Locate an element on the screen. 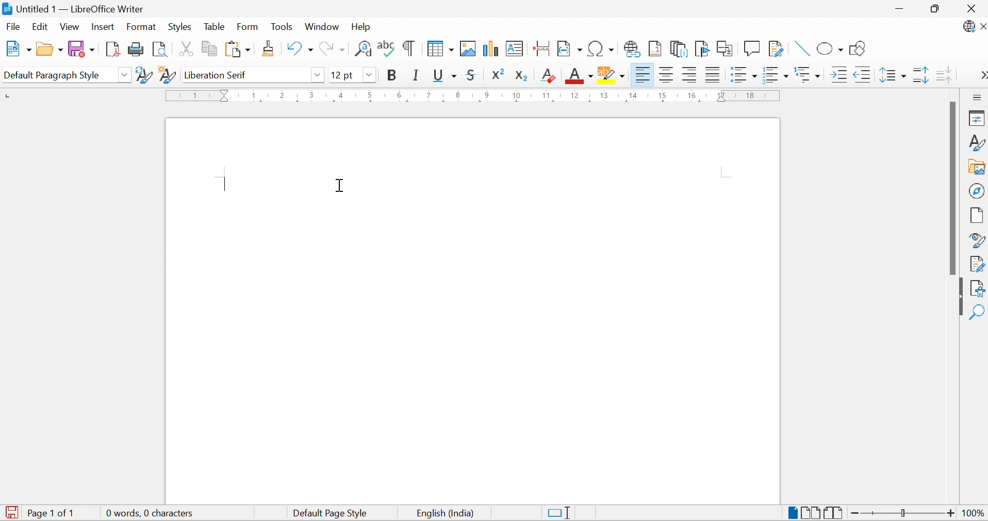  Insert Table is located at coordinates (440, 49).